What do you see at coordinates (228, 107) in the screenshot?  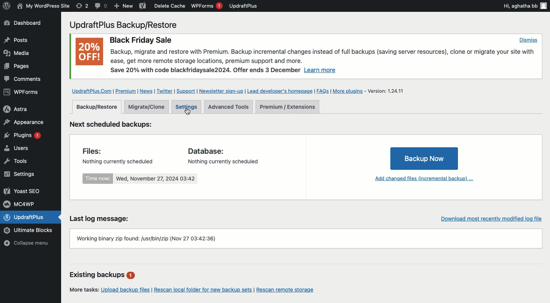 I see `Advanced tools` at bounding box center [228, 107].